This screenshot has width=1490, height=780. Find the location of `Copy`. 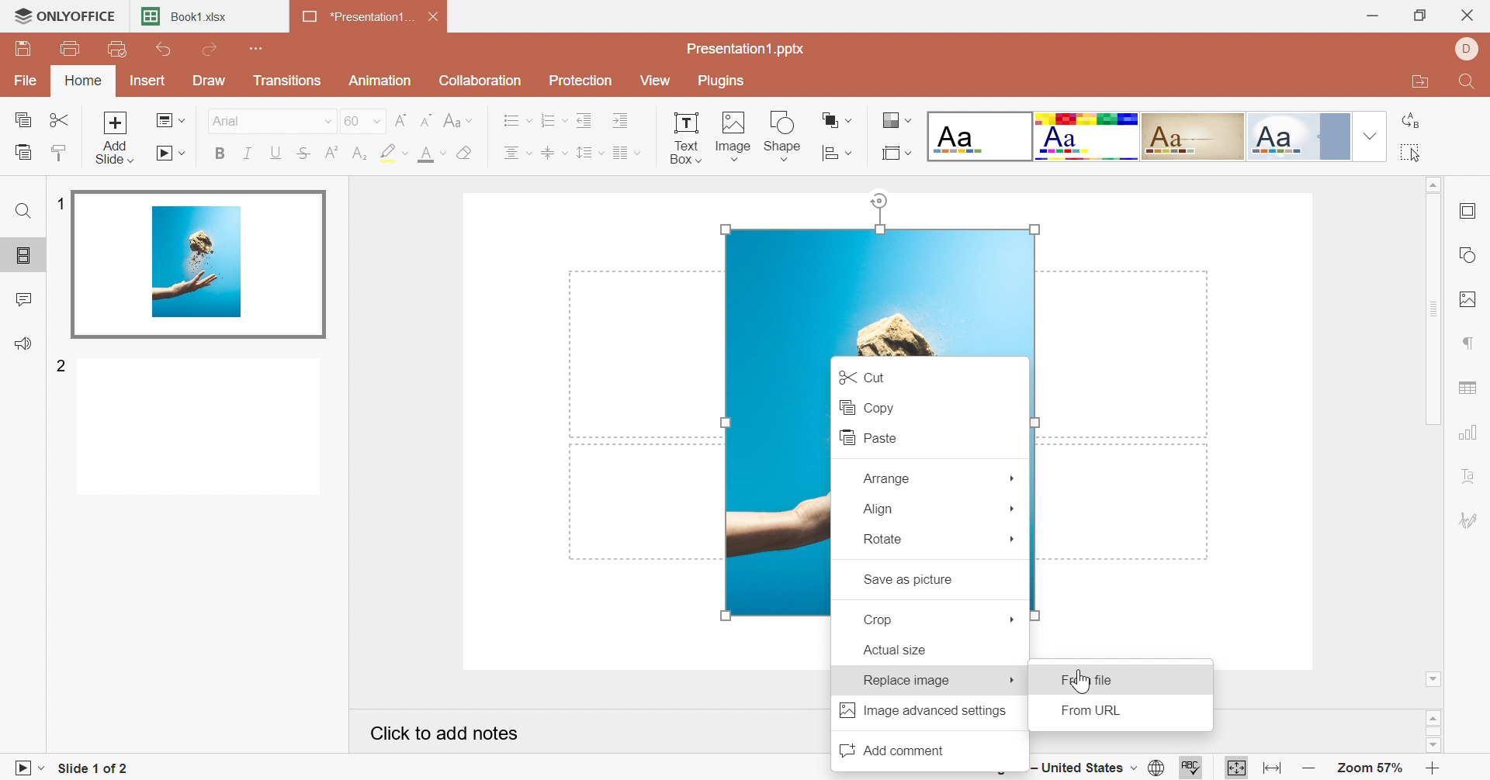

Copy is located at coordinates (23, 117).